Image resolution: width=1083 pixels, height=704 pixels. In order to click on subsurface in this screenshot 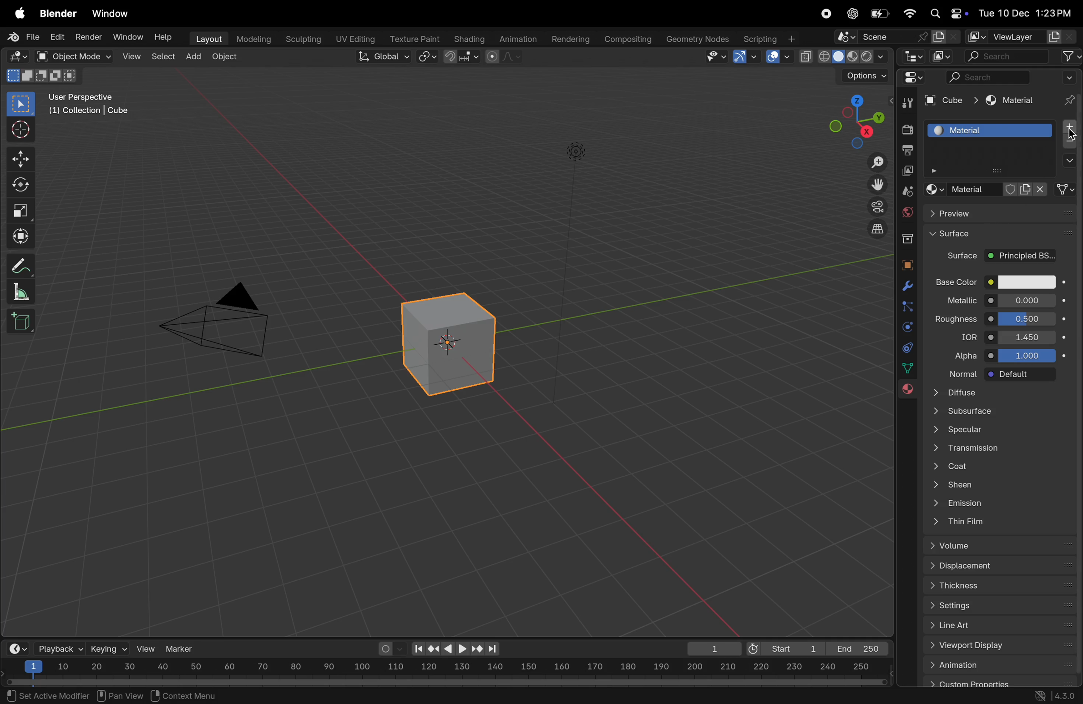, I will do `click(1002, 411)`.